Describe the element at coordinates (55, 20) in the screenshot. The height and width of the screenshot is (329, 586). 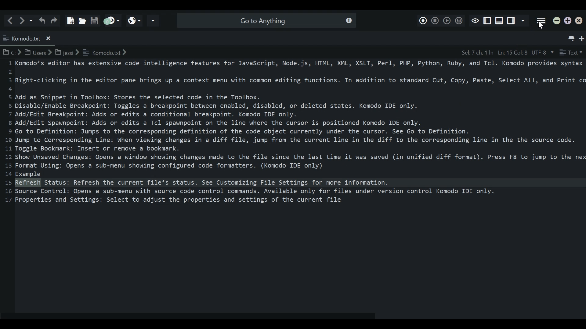
I see `Redo` at that location.